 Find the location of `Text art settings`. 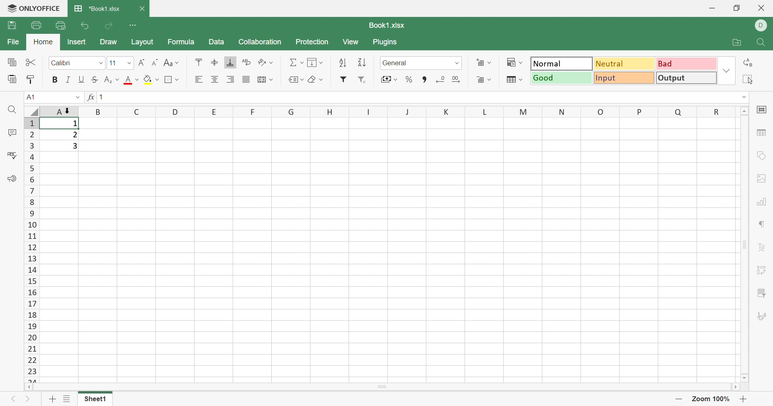

Text art settings is located at coordinates (763, 247).